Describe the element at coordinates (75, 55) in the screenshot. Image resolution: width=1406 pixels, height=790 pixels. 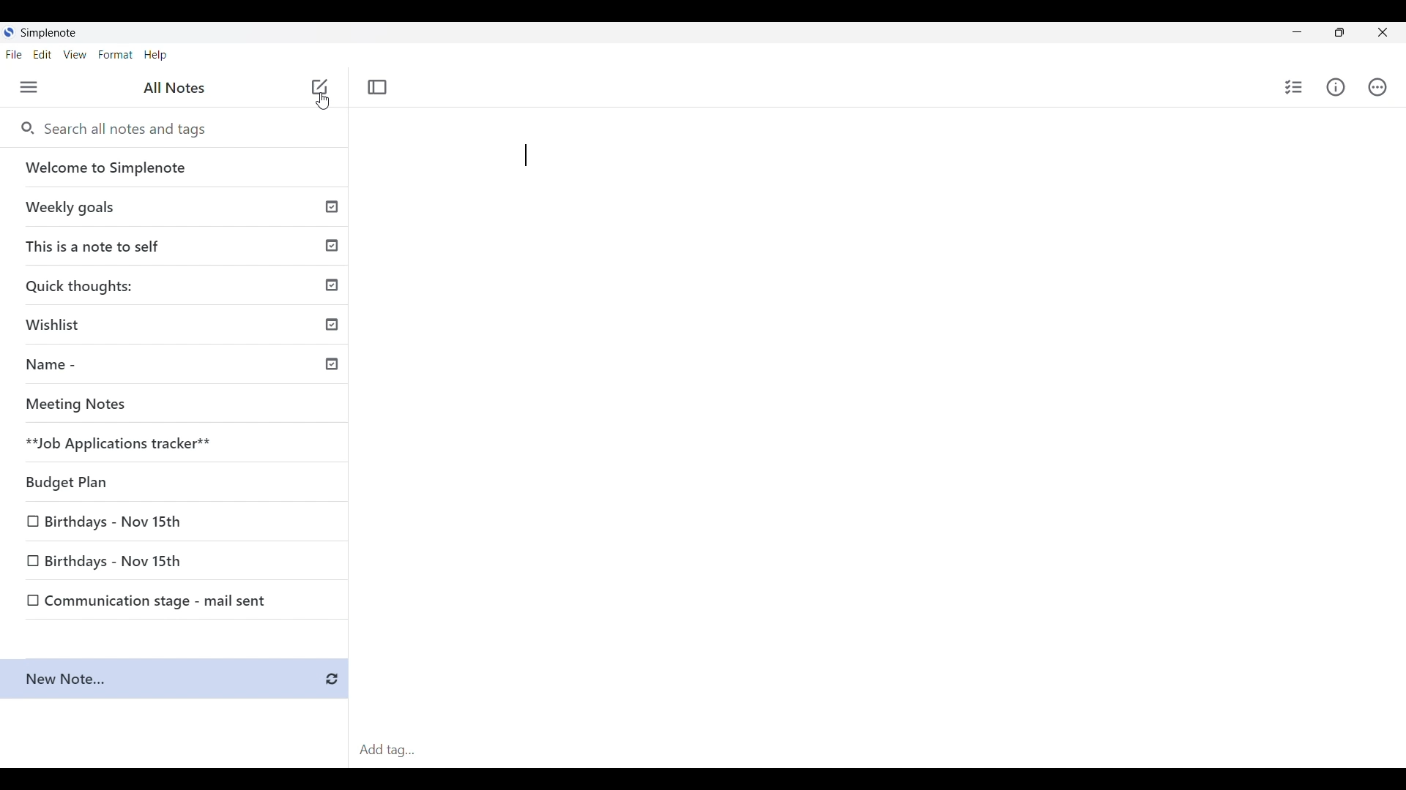
I see `View` at that location.